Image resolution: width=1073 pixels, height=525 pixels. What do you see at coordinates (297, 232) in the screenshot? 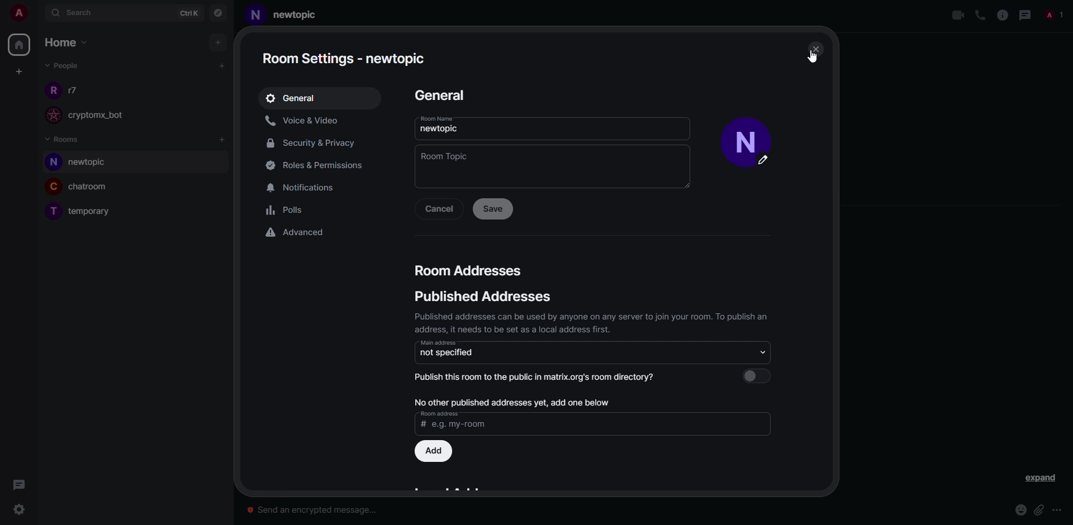
I see `advanced` at bounding box center [297, 232].